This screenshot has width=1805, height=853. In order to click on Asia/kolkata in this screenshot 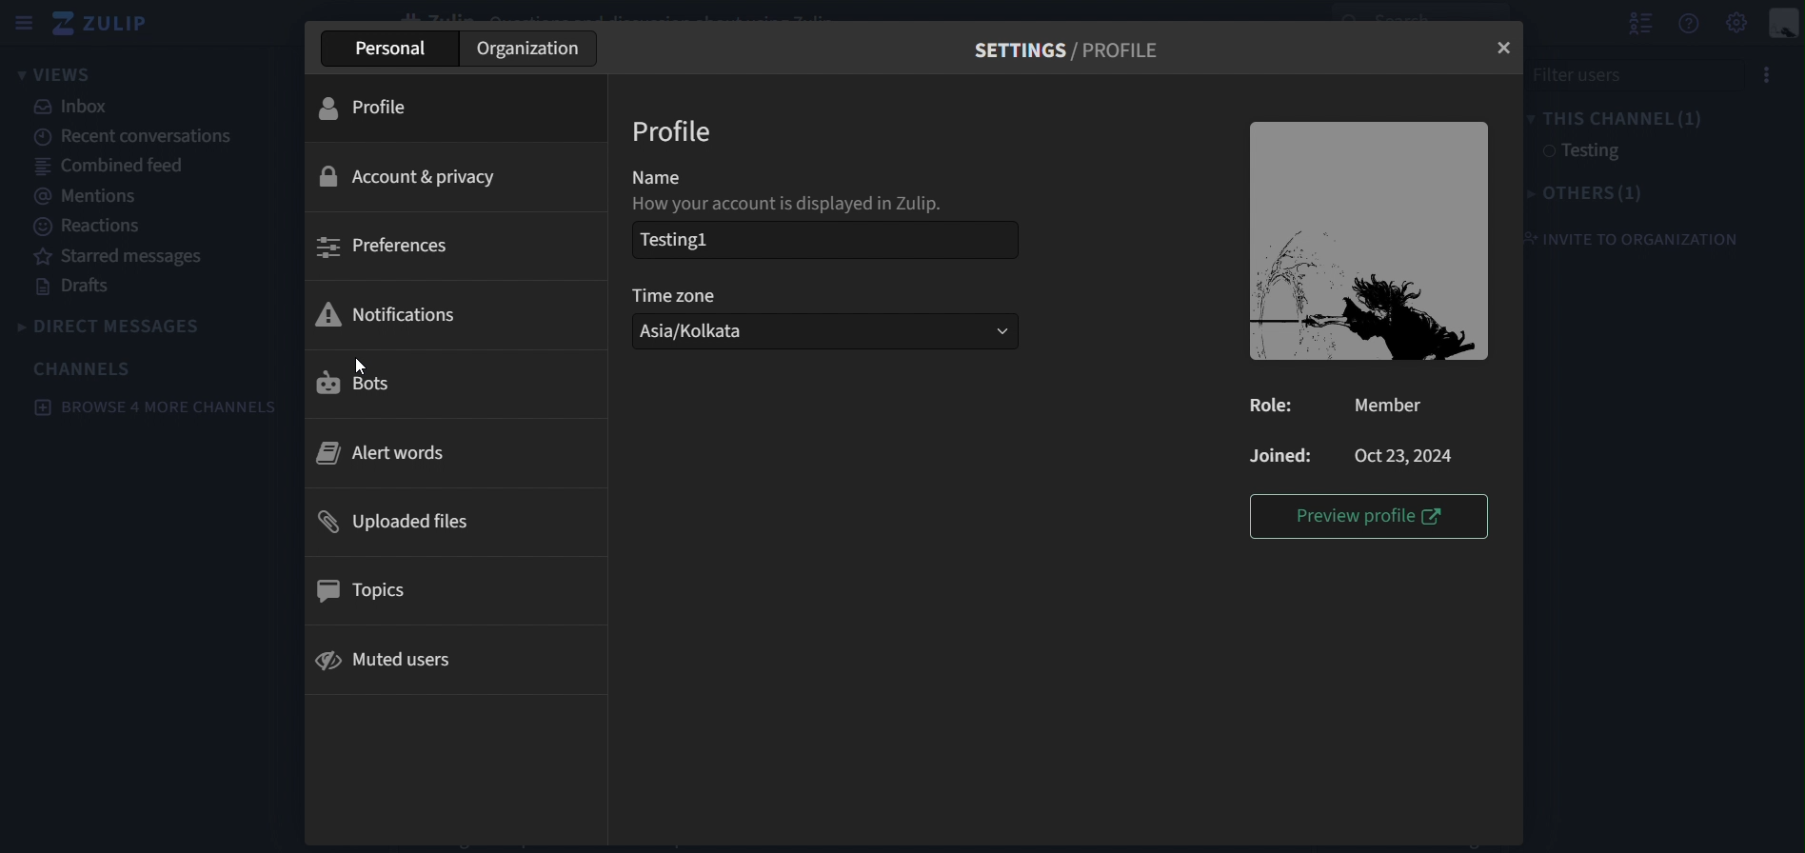, I will do `click(823, 331)`.